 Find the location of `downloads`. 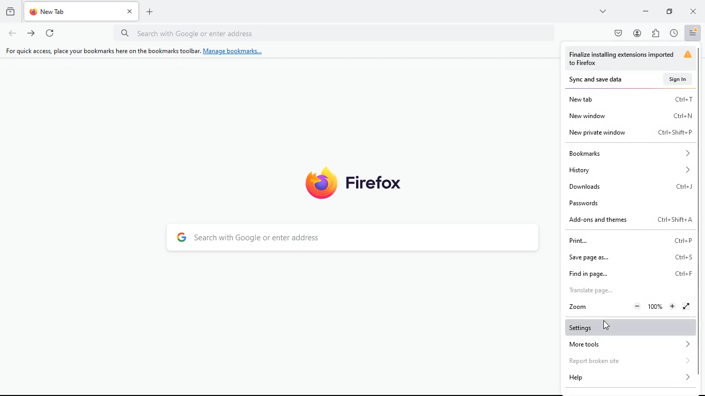

downloads is located at coordinates (631, 185).